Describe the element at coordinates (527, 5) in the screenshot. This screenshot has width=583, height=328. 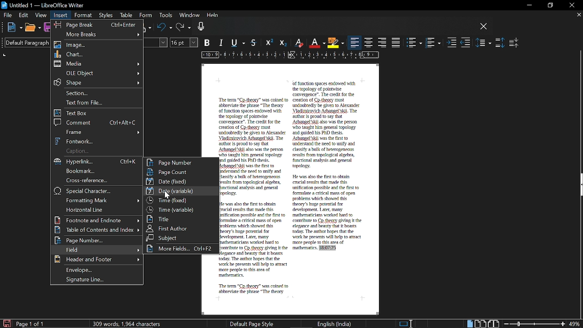
I see `Minimize` at that location.